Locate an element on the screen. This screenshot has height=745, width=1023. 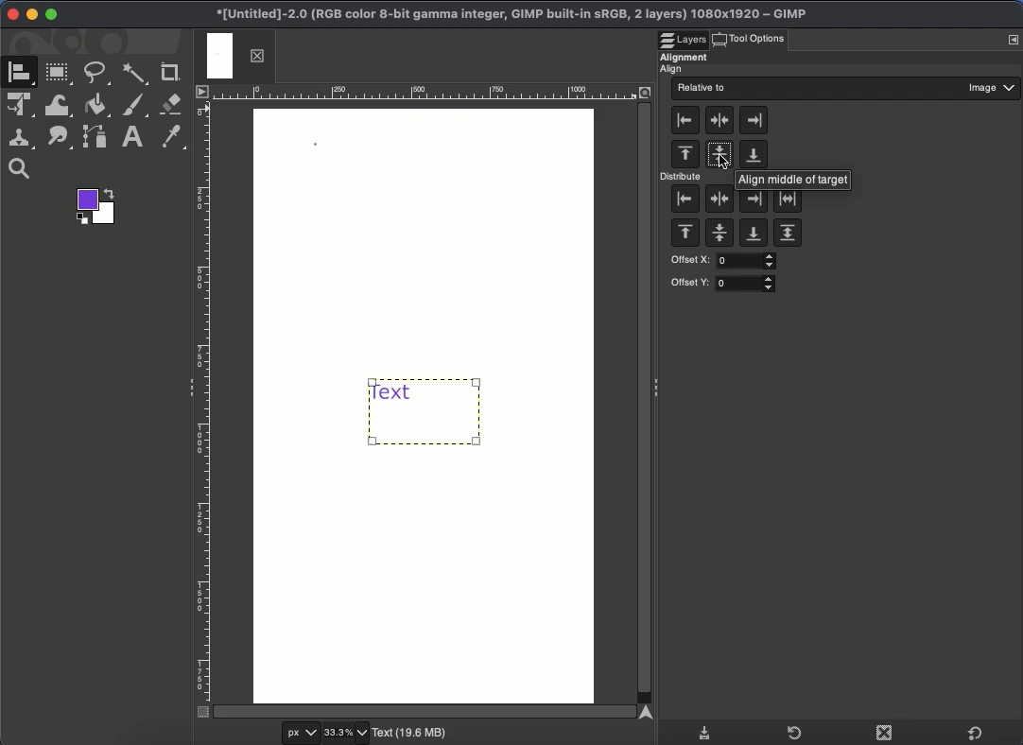
Align to the center - vertically is located at coordinates (720, 120).